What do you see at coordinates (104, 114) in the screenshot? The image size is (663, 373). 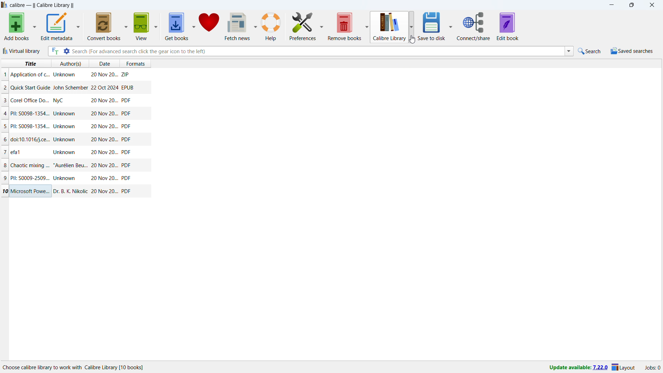 I see `Date` at bounding box center [104, 114].